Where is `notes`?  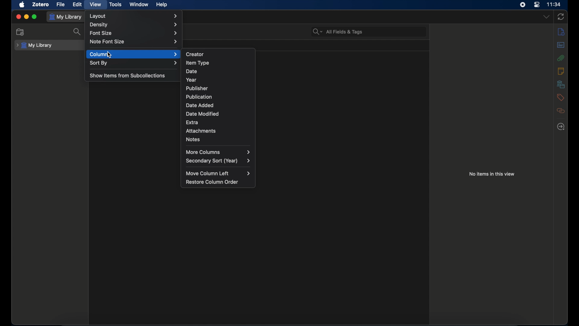 notes is located at coordinates (193, 139).